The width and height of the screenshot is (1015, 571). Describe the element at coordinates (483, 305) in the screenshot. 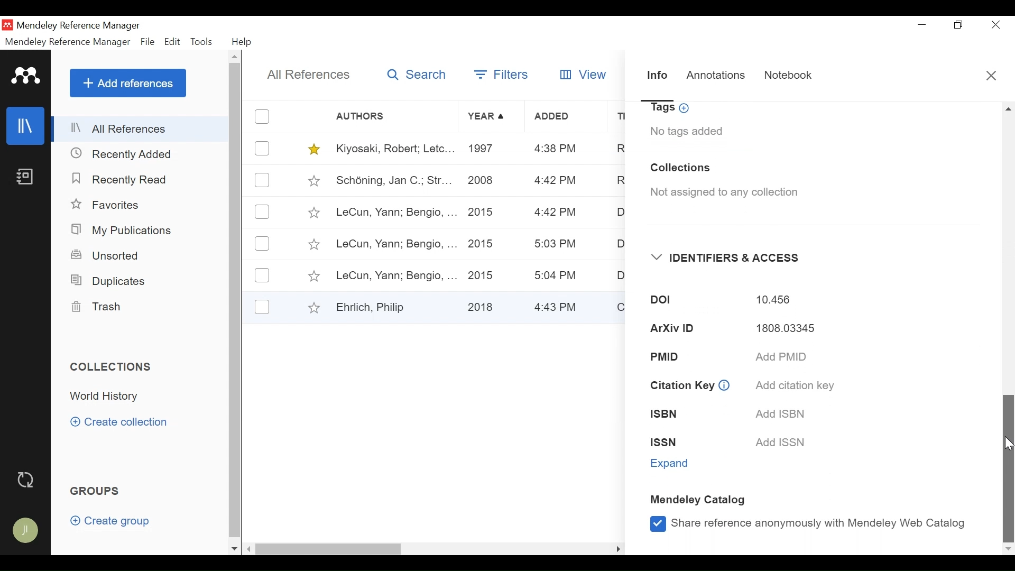

I see `2018` at that location.